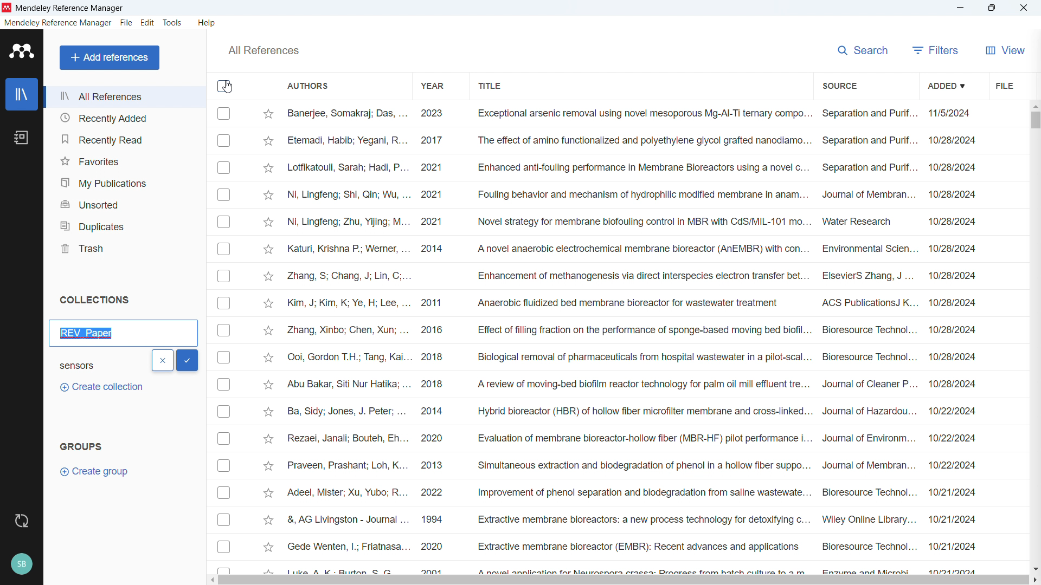 This screenshot has height=585, width=1041. I want to click on Praveen, Prashant; Loh, K... 2013 Simultaneous extraction and biodegradation of phenol in a hollow fiber suppo... Journal of Membran... 10/22/2024, so click(632, 465).